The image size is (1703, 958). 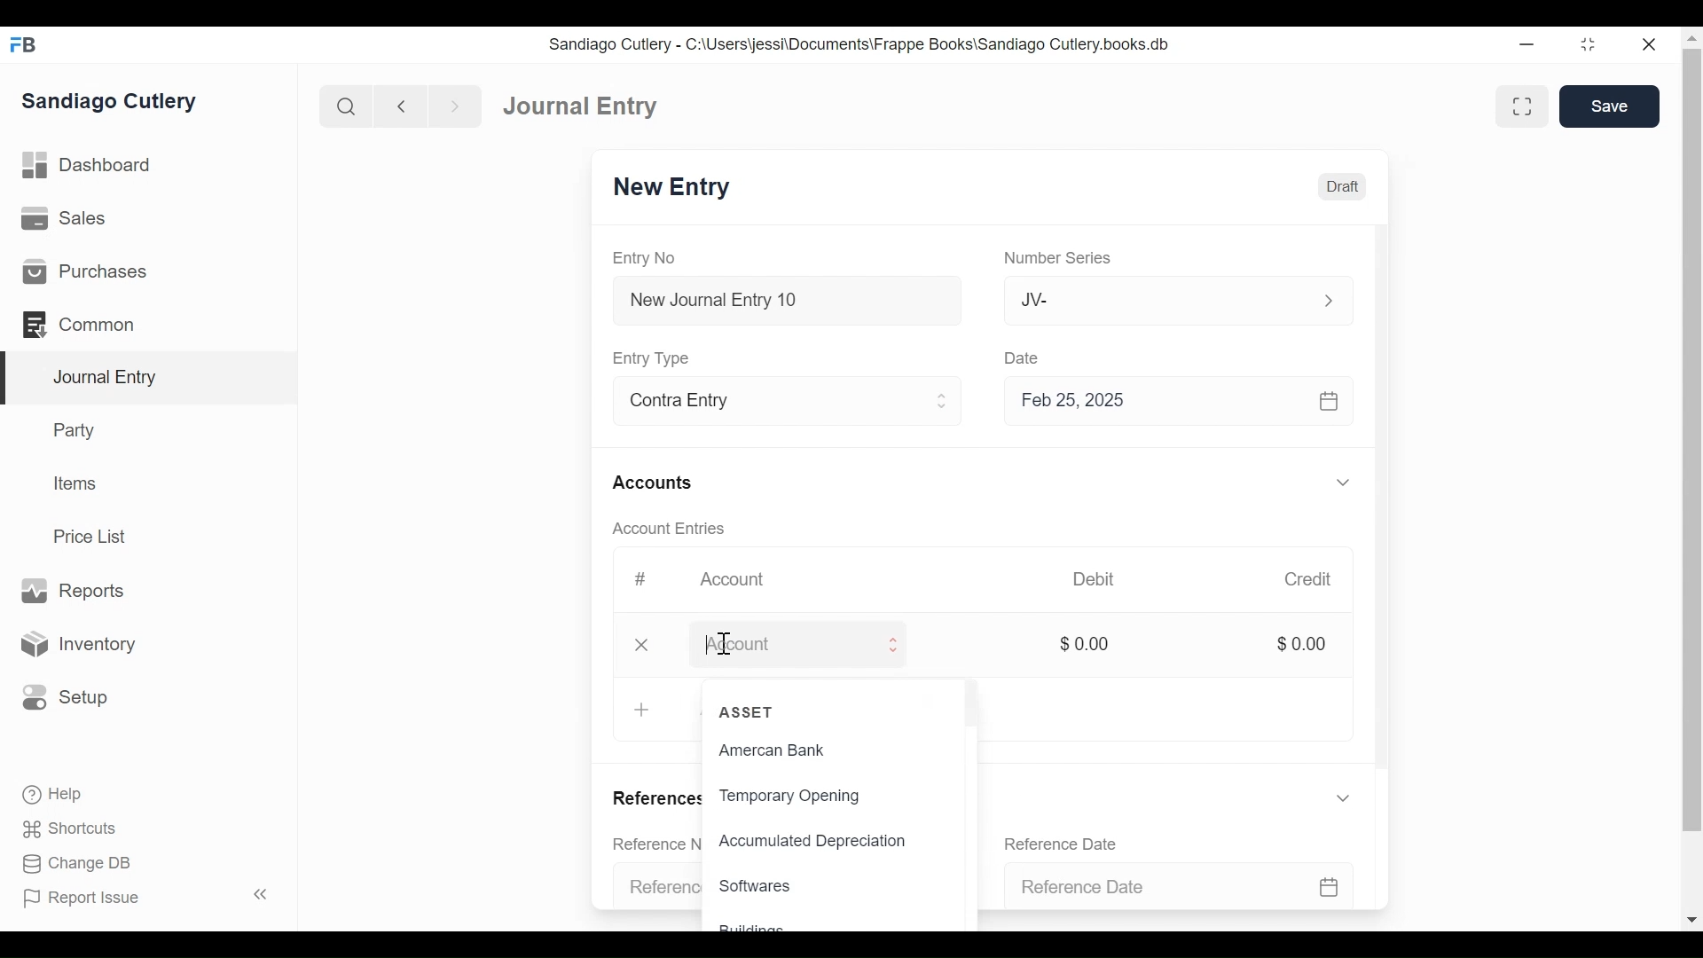 I want to click on Contra Entry, so click(x=766, y=399).